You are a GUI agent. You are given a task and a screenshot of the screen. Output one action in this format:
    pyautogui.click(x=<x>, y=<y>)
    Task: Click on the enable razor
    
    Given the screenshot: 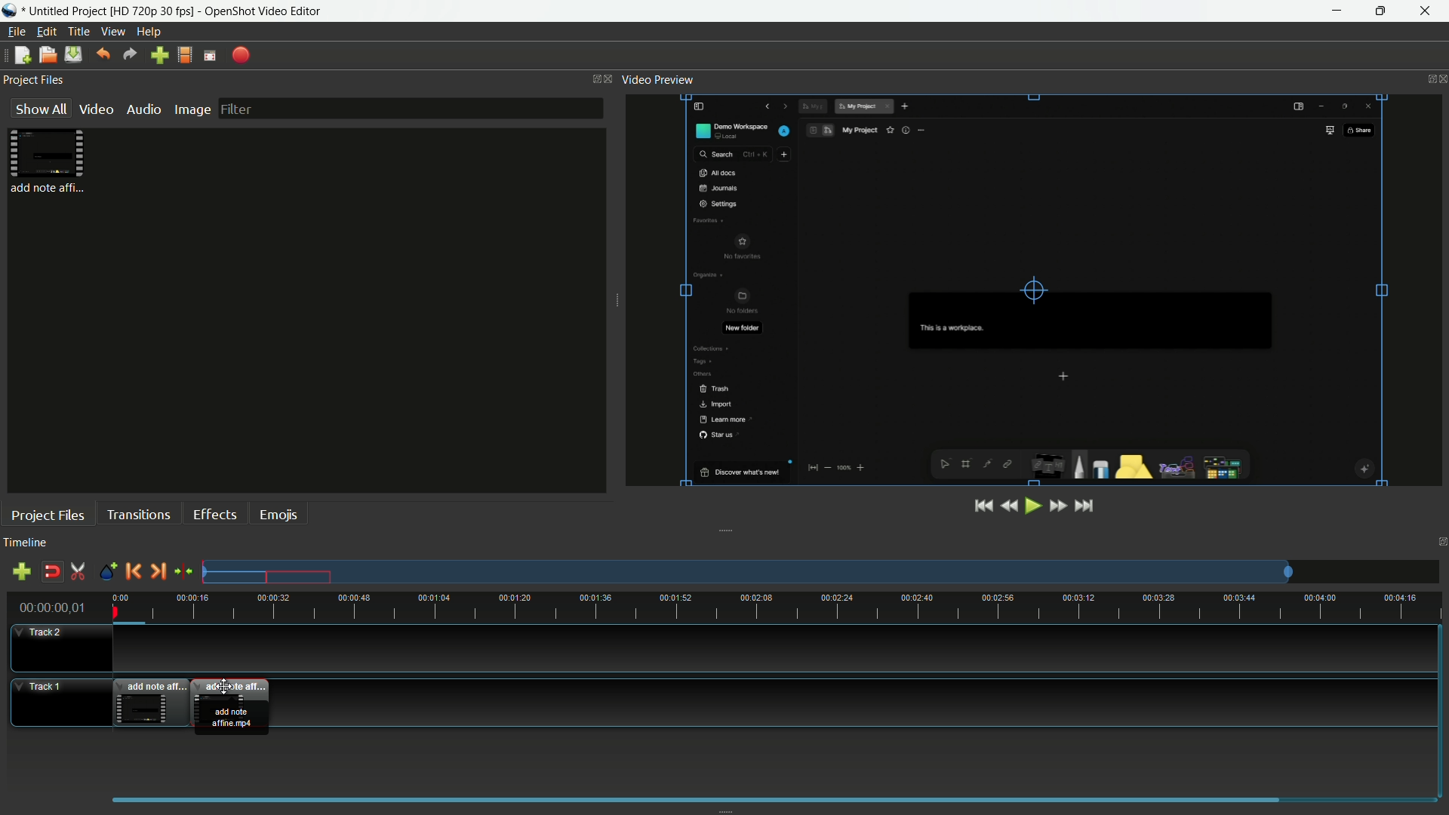 What is the action you would take?
    pyautogui.click(x=78, y=571)
    